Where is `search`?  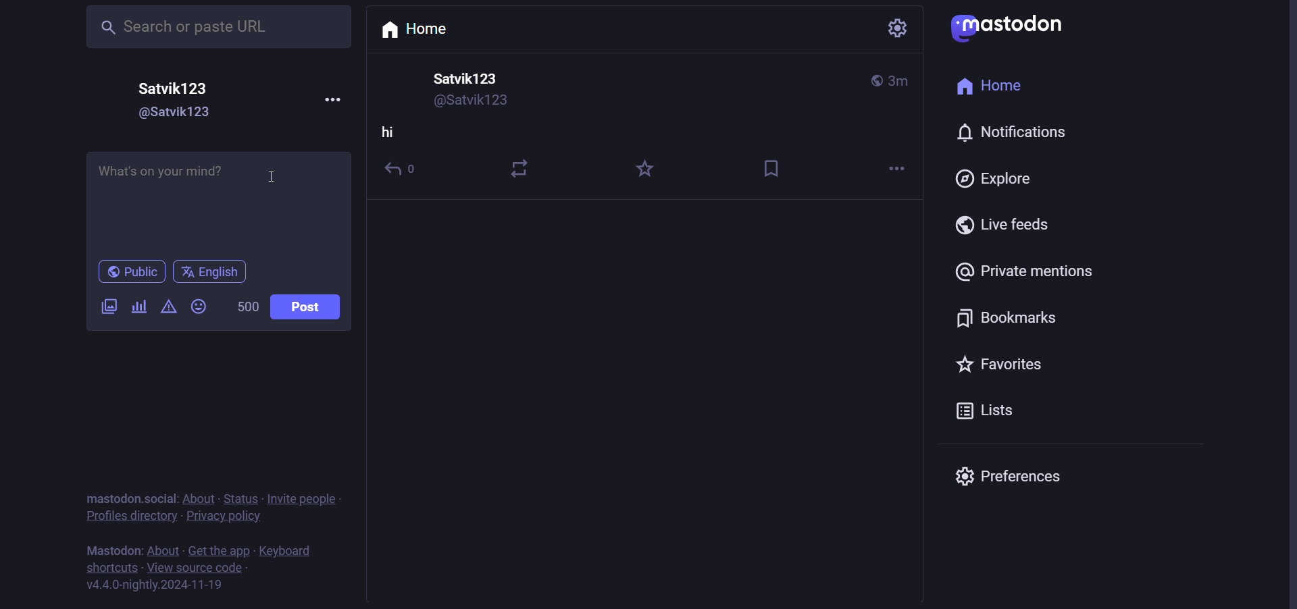
search is located at coordinates (215, 28).